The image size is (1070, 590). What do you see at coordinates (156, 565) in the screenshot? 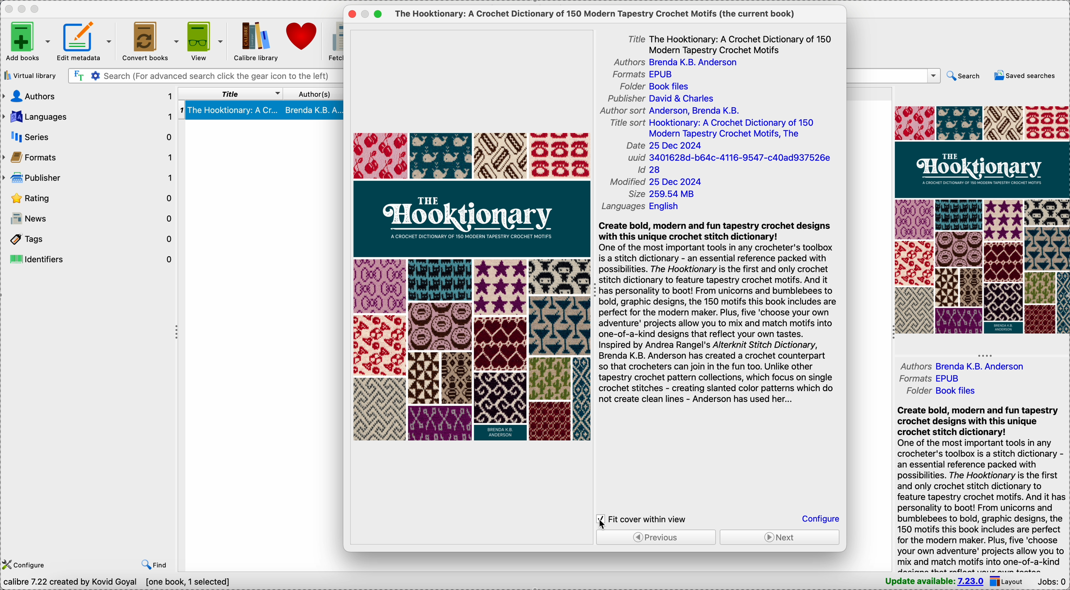
I see `find` at bounding box center [156, 565].